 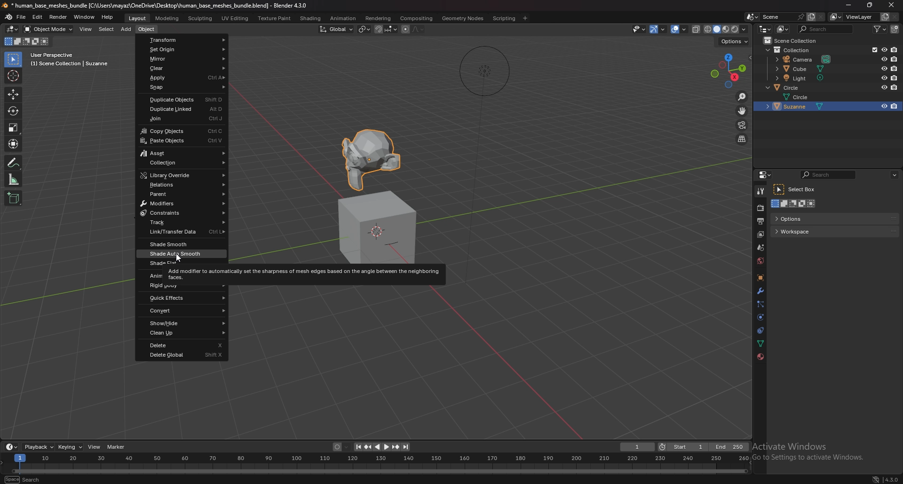 I want to click on cursor, so click(x=179, y=256).